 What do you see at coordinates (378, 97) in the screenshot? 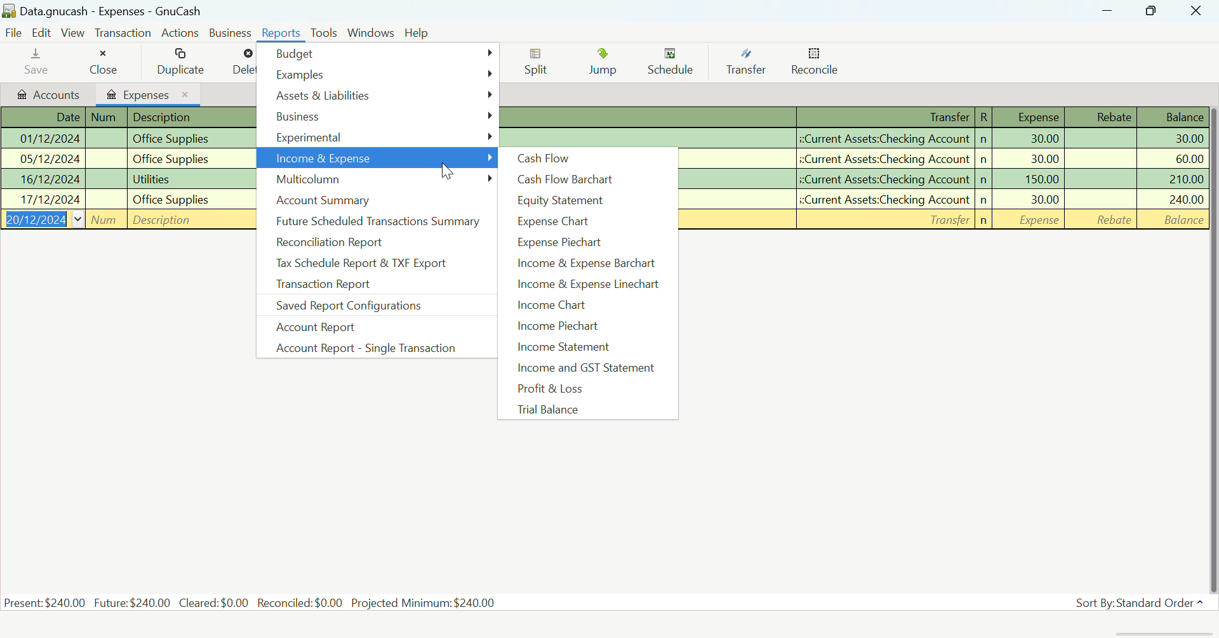
I see `Assets & Liabilities` at bounding box center [378, 97].